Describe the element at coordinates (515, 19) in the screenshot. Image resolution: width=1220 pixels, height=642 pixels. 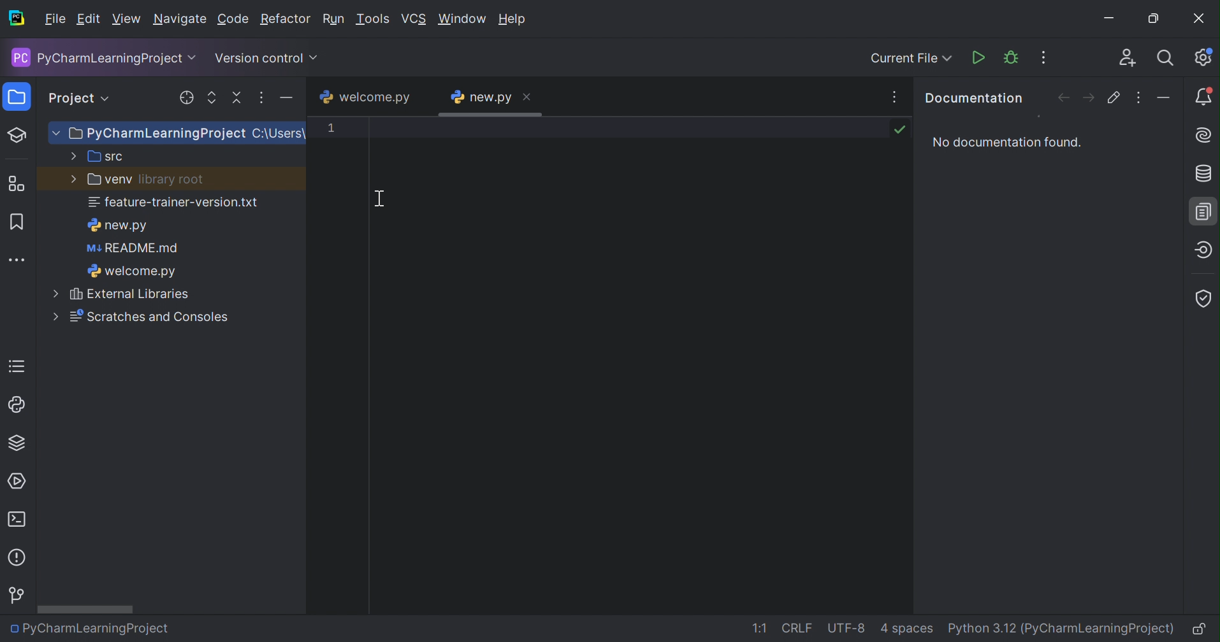
I see `Help` at that location.